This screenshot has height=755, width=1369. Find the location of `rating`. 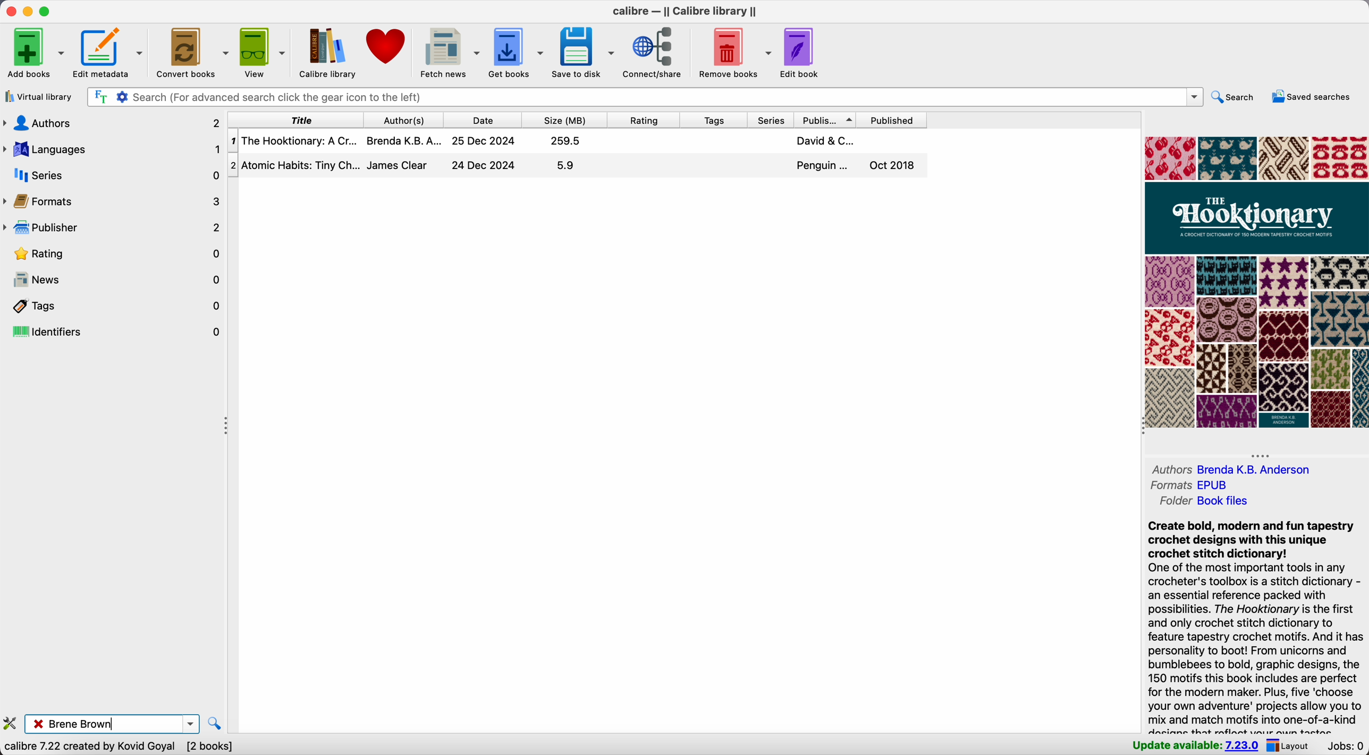

rating is located at coordinates (113, 254).